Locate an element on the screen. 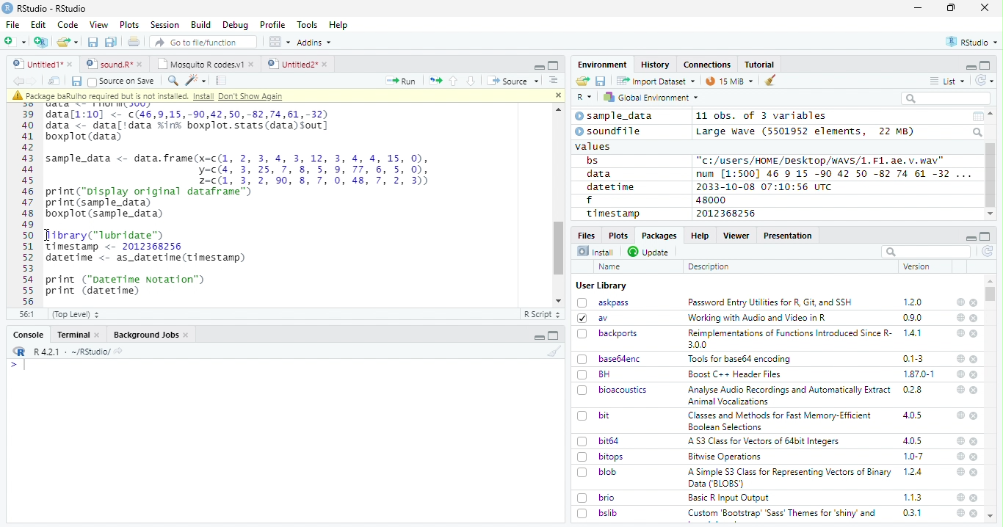  minimize is located at coordinates (538, 65).